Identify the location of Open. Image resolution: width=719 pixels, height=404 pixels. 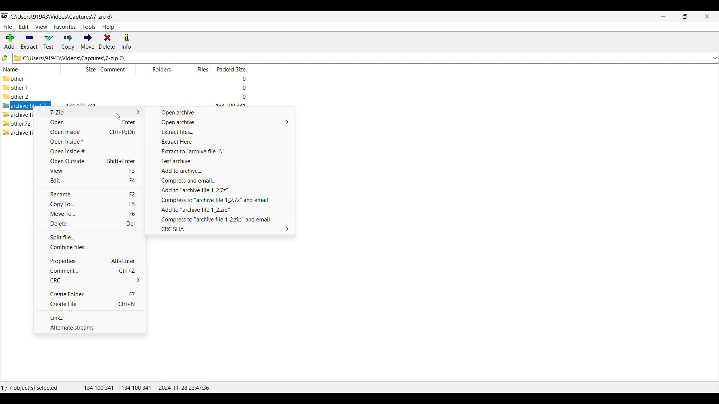
(89, 123).